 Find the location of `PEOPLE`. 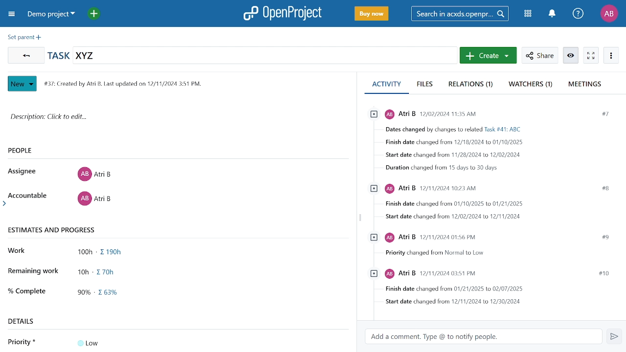

PEOPLE is located at coordinates (24, 152).